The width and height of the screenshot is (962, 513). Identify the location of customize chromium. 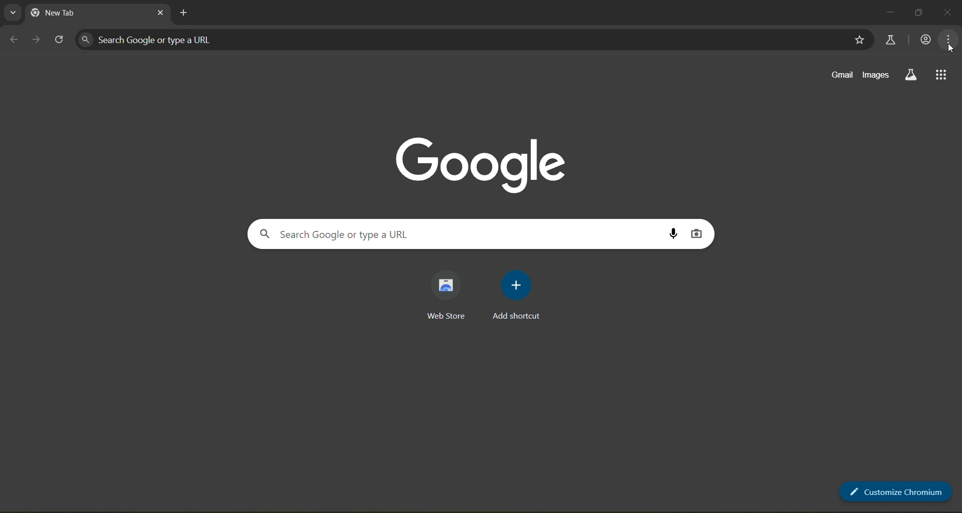
(895, 492).